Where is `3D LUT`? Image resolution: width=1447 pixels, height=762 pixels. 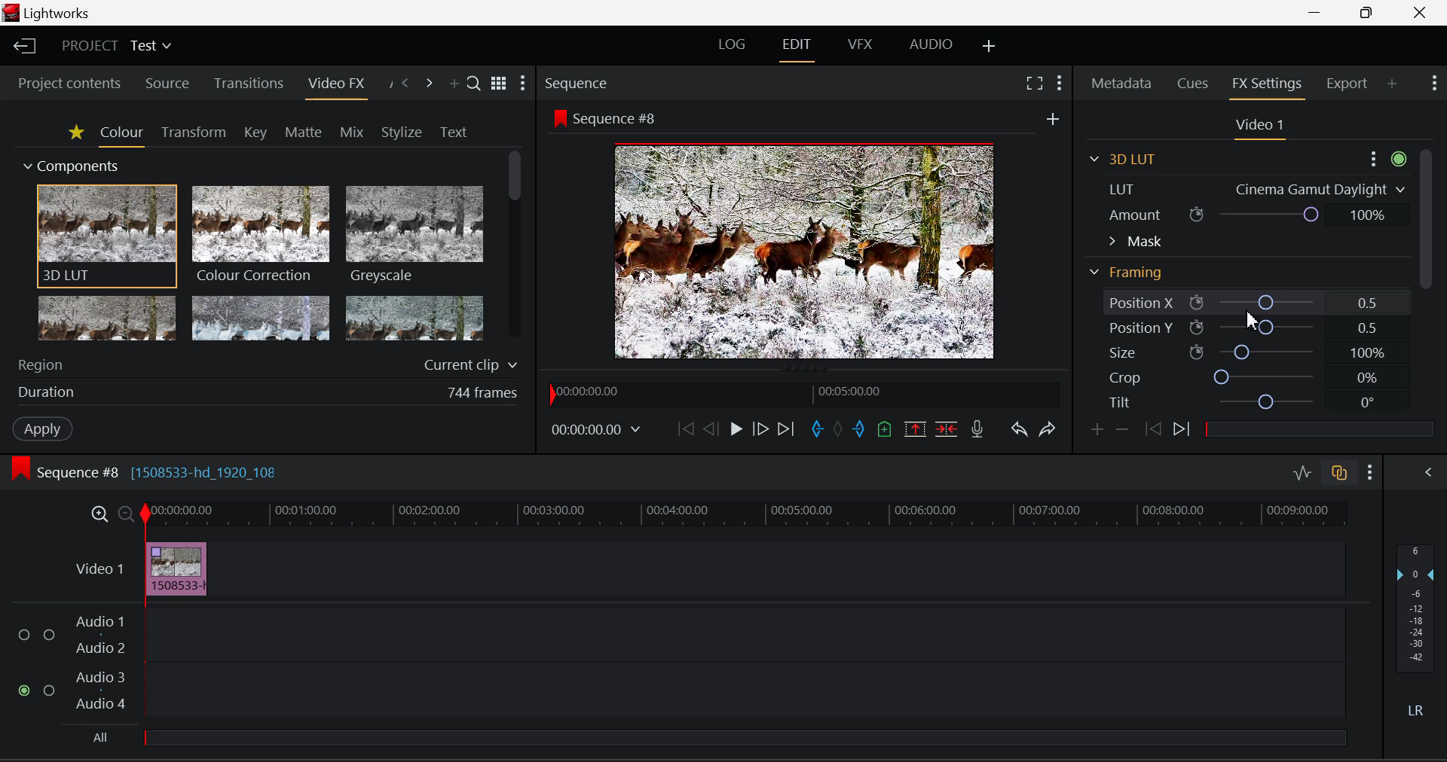 3D LUT is located at coordinates (105, 236).